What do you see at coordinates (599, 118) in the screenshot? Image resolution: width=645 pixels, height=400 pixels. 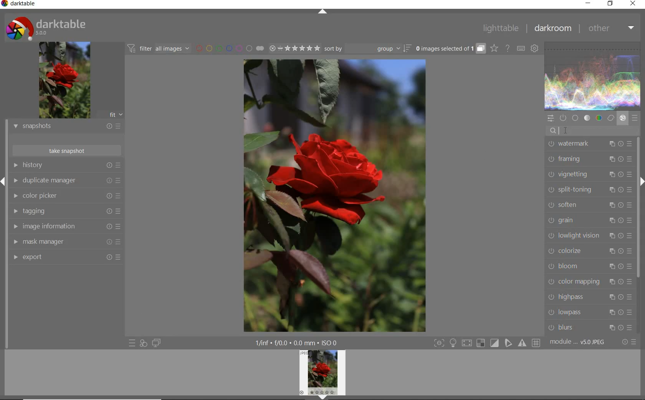 I see `color` at bounding box center [599, 118].